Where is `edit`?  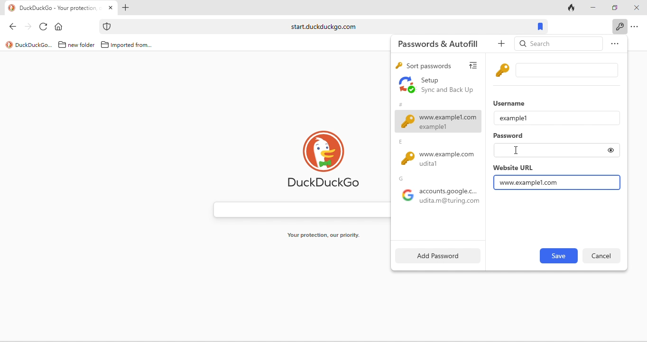 edit is located at coordinates (558, 256).